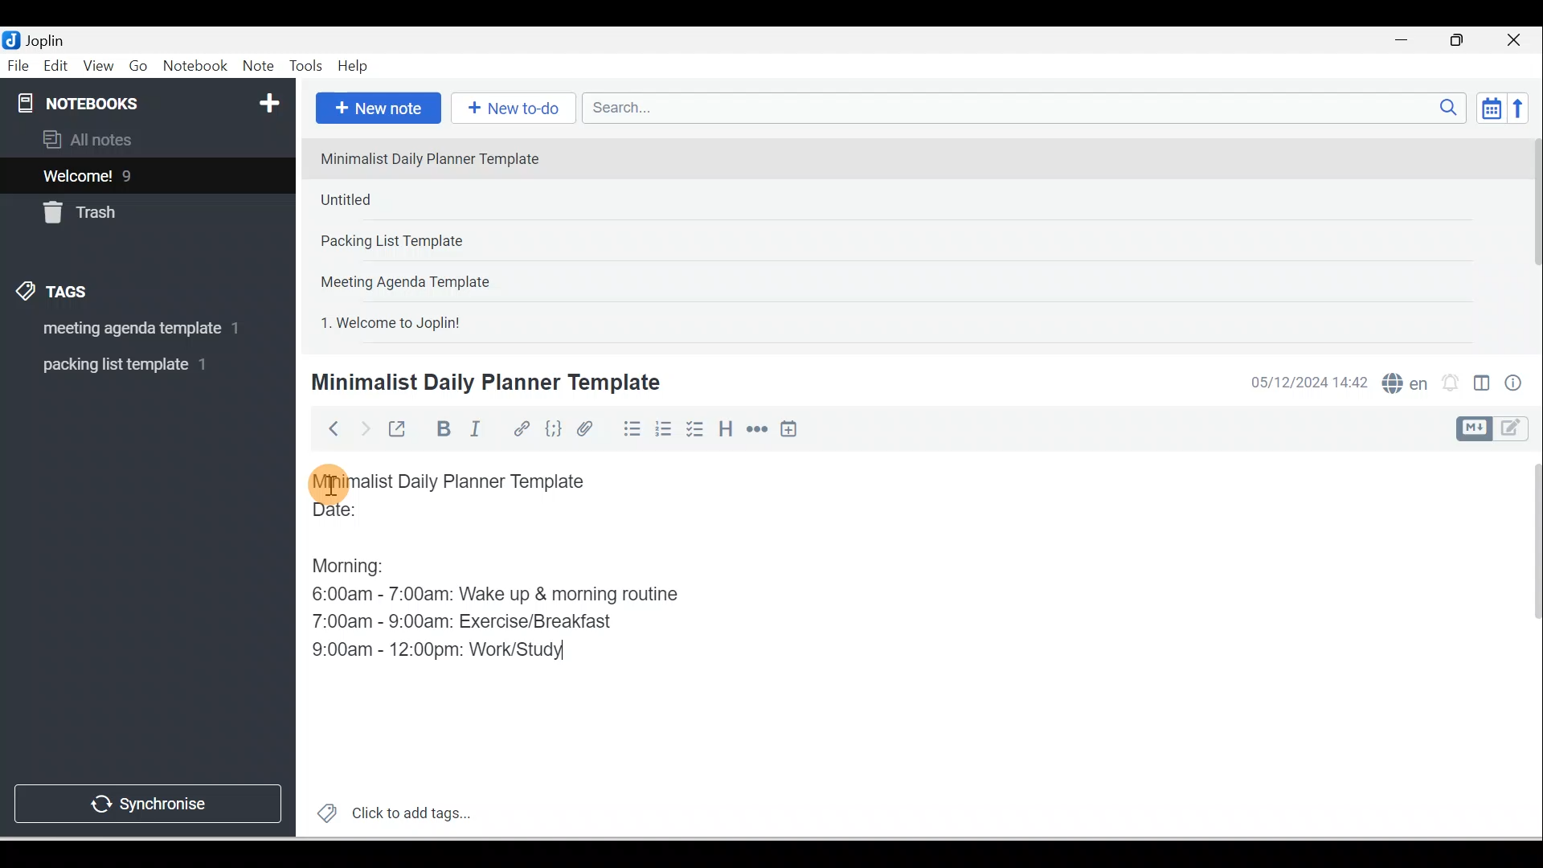 The height and width of the screenshot is (868, 1543). Describe the element at coordinates (1406, 42) in the screenshot. I see `Minimise` at that location.